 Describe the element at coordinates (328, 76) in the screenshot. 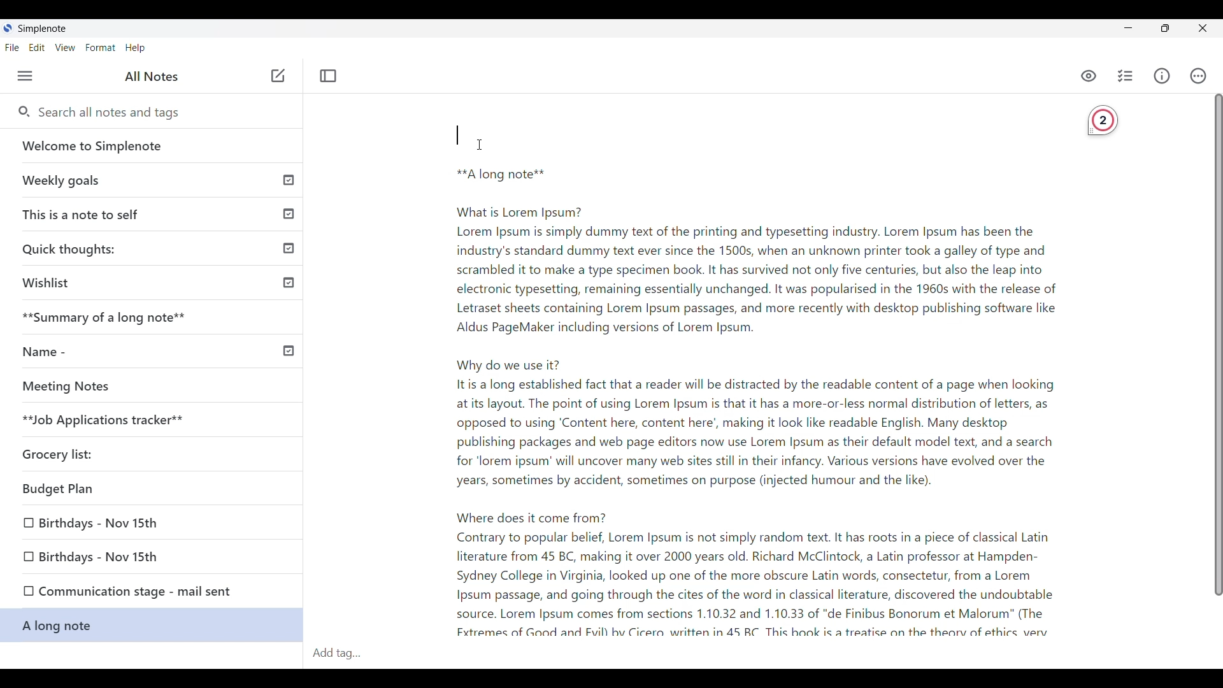

I see `Toggle focus mode` at that location.